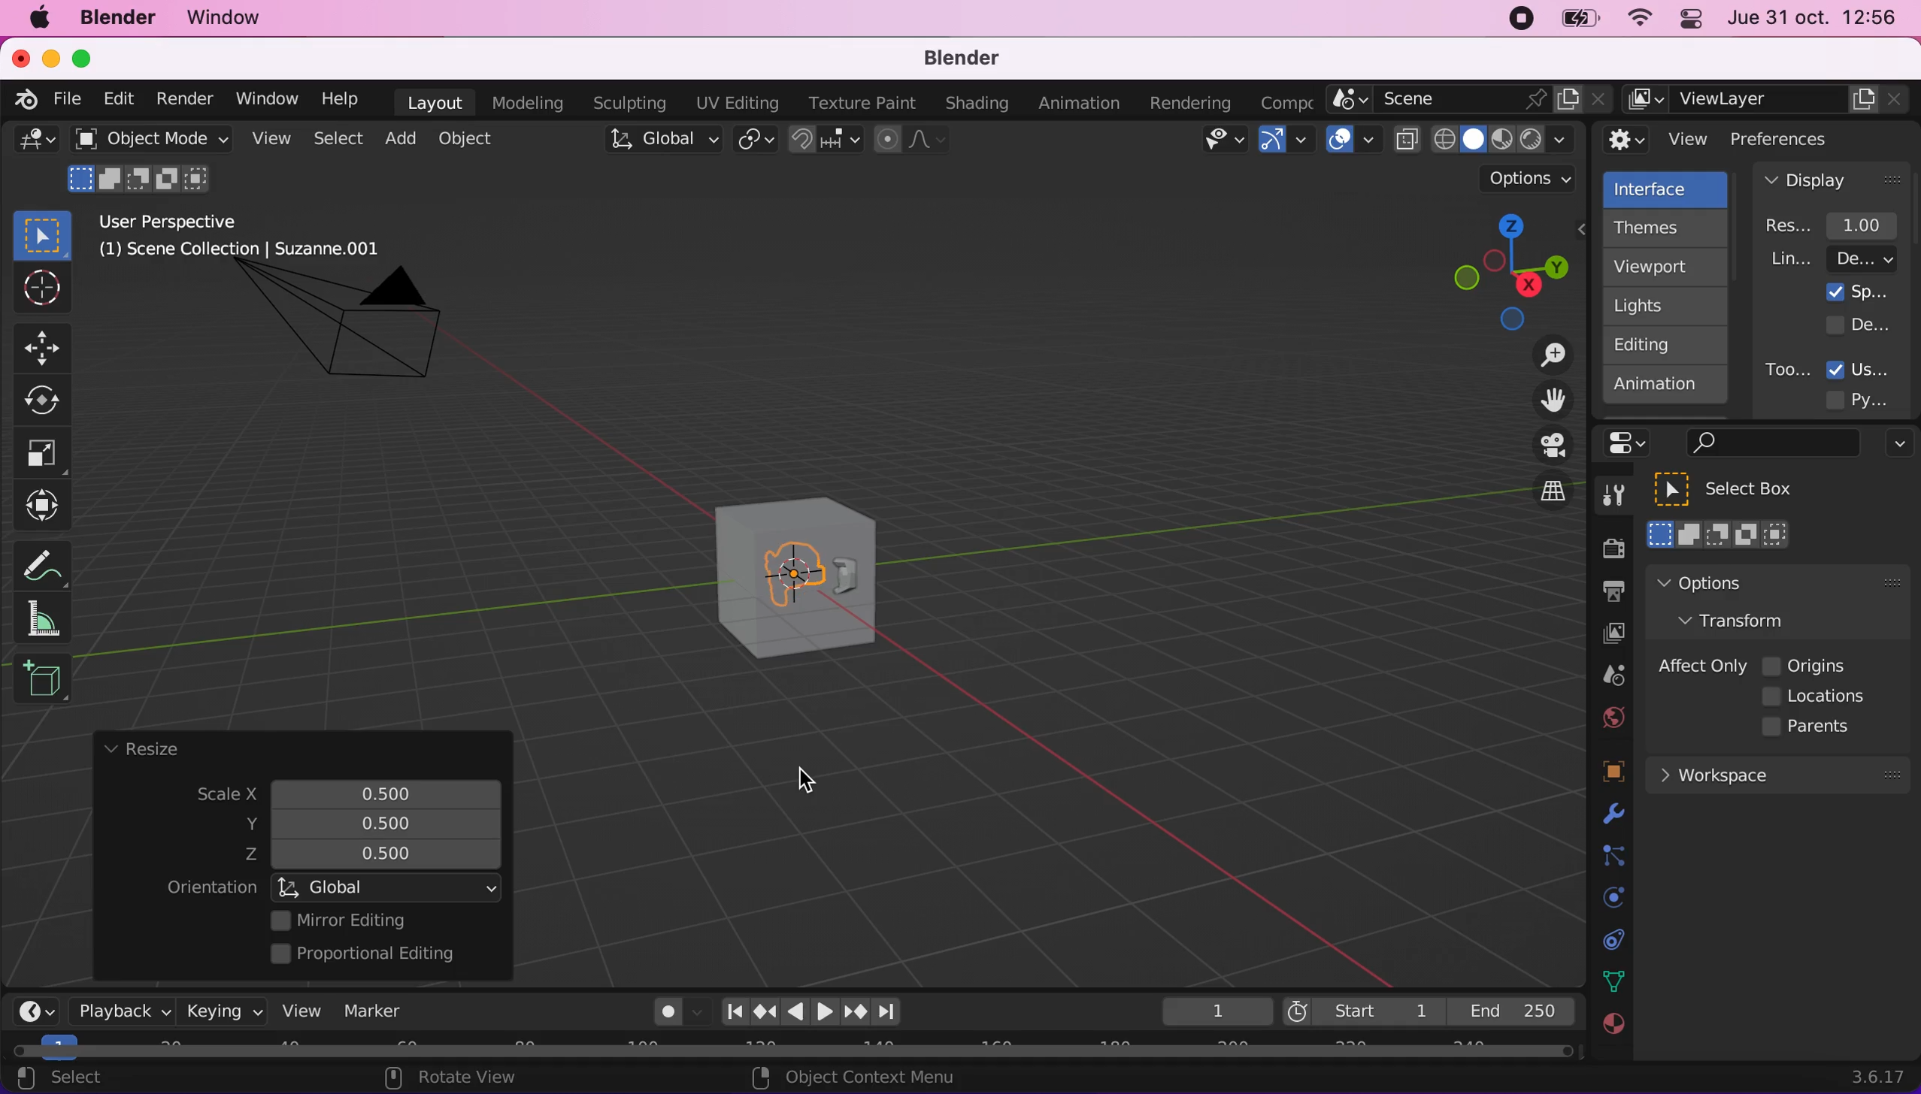  I want to click on options, so click(1742, 582).